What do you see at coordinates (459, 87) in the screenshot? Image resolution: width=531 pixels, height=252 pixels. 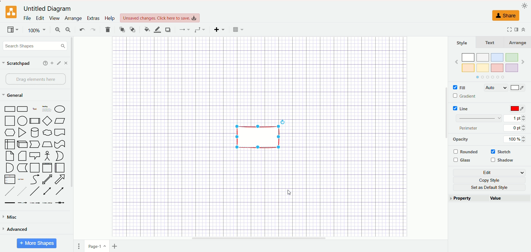 I see `fill` at bounding box center [459, 87].